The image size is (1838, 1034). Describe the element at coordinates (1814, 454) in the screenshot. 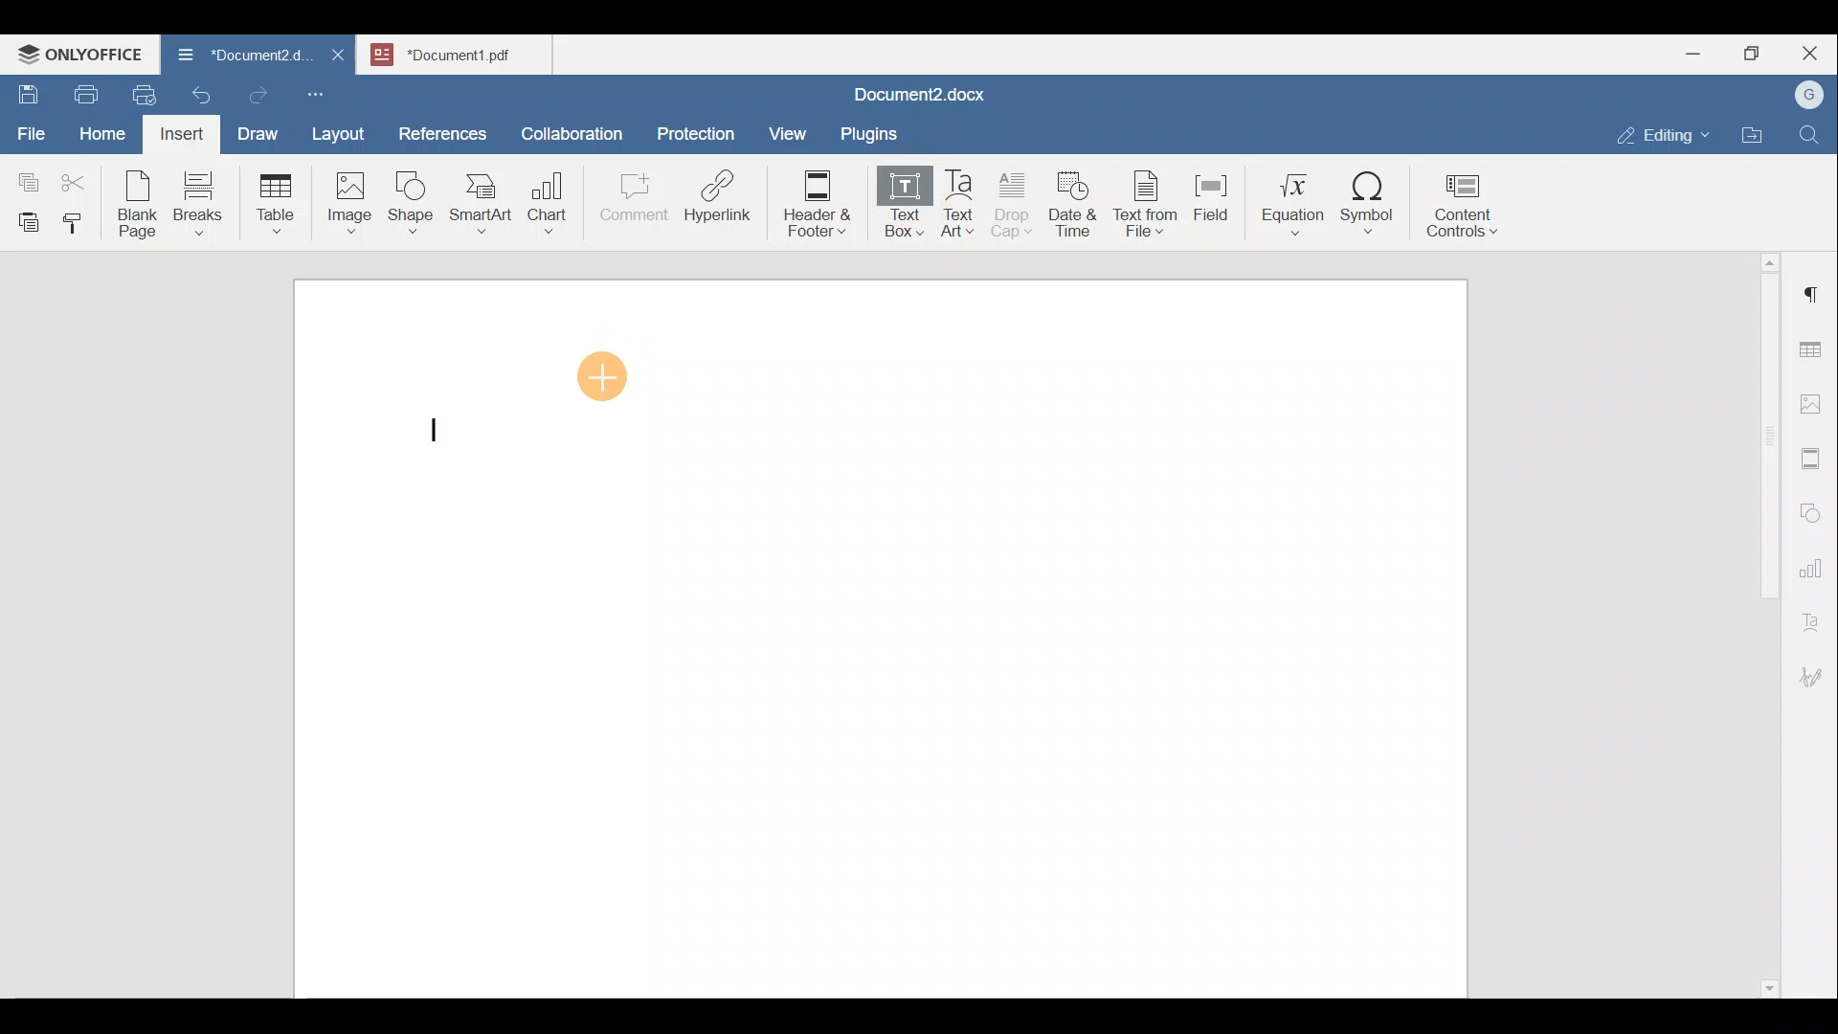

I see `Headers & footers` at that location.